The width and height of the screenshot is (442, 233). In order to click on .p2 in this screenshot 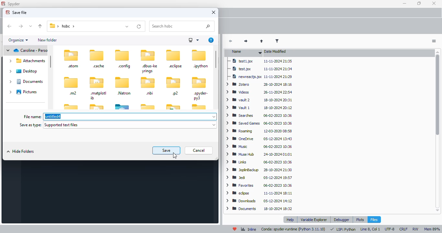, I will do `click(174, 86)`.